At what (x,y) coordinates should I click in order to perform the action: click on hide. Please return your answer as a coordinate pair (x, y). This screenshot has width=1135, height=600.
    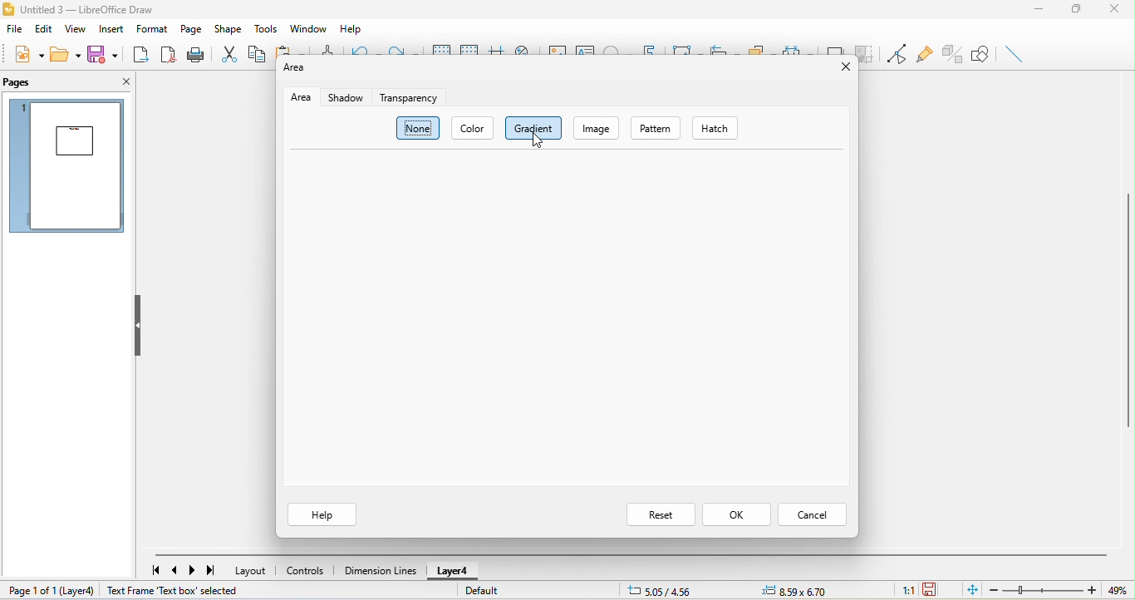
    Looking at the image, I should click on (142, 324).